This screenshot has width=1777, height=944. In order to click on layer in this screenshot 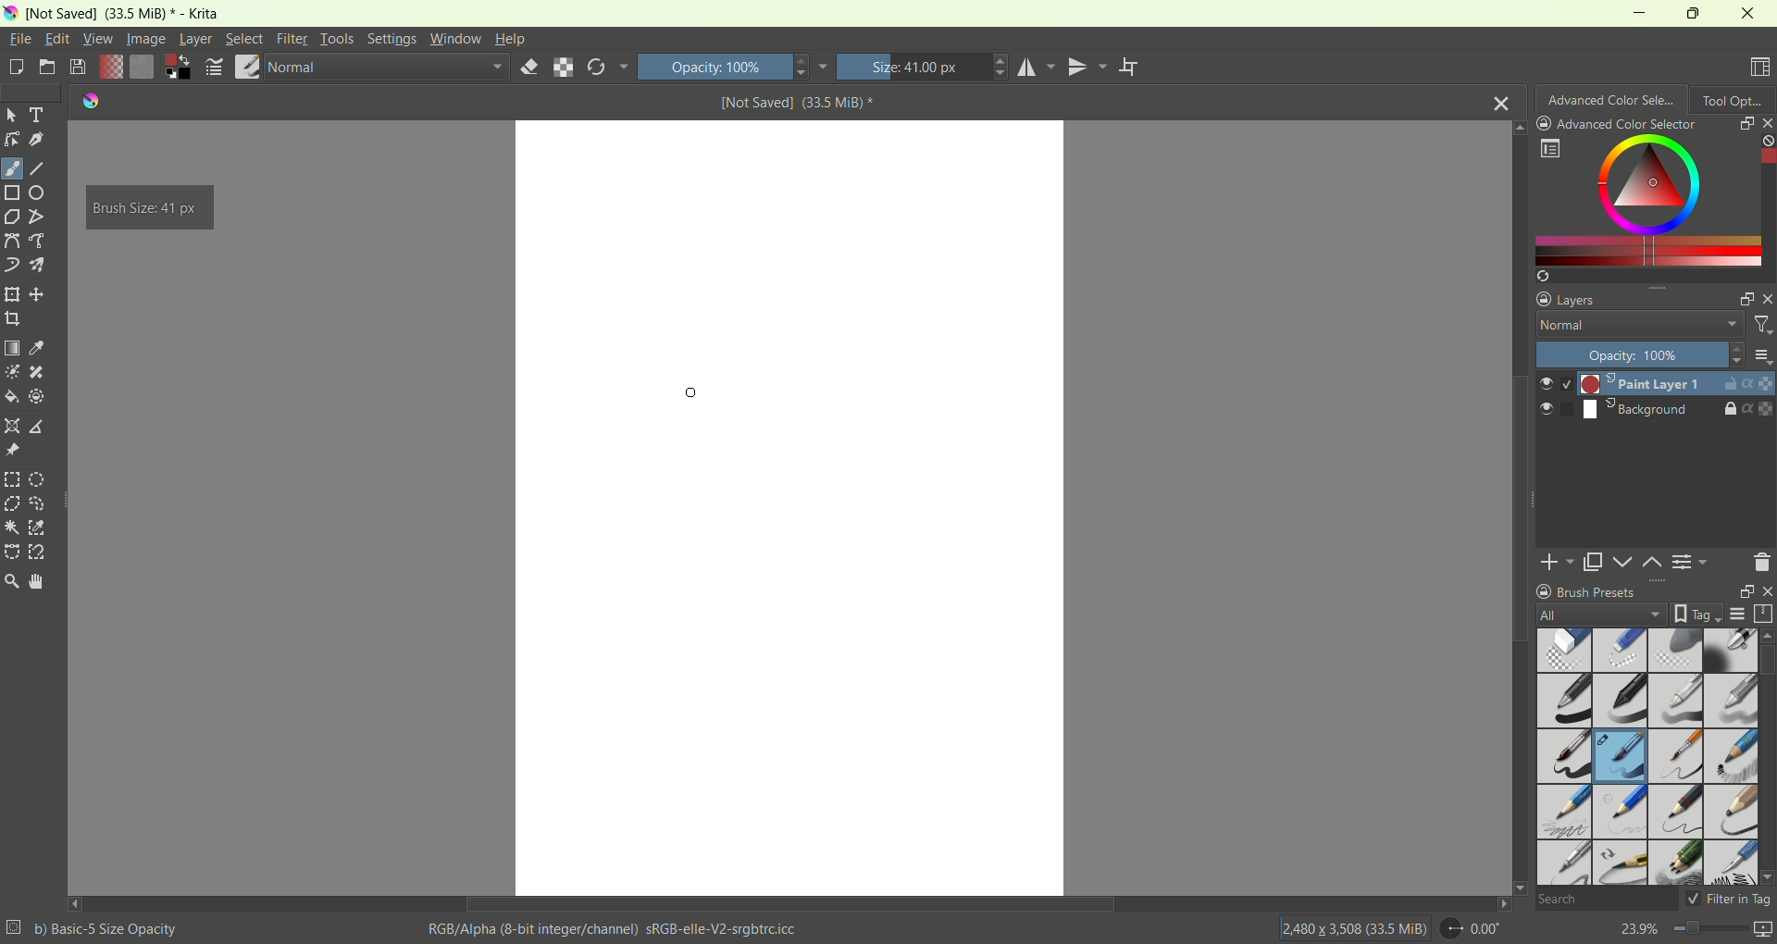, I will do `click(195, 41)`.